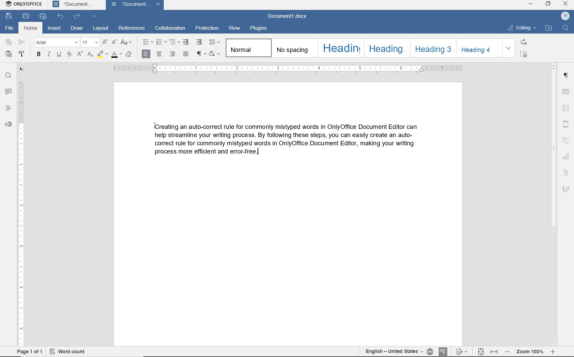 The width and height of the screenshot is (574, 357). Describe the element at coordinates (90, 42) in the screenshot. I see `font size` at that location.